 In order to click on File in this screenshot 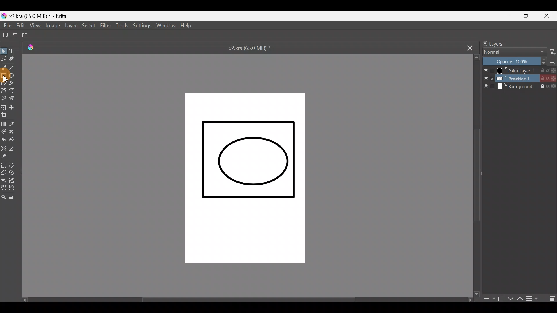, I will do `click(6, 25)`.